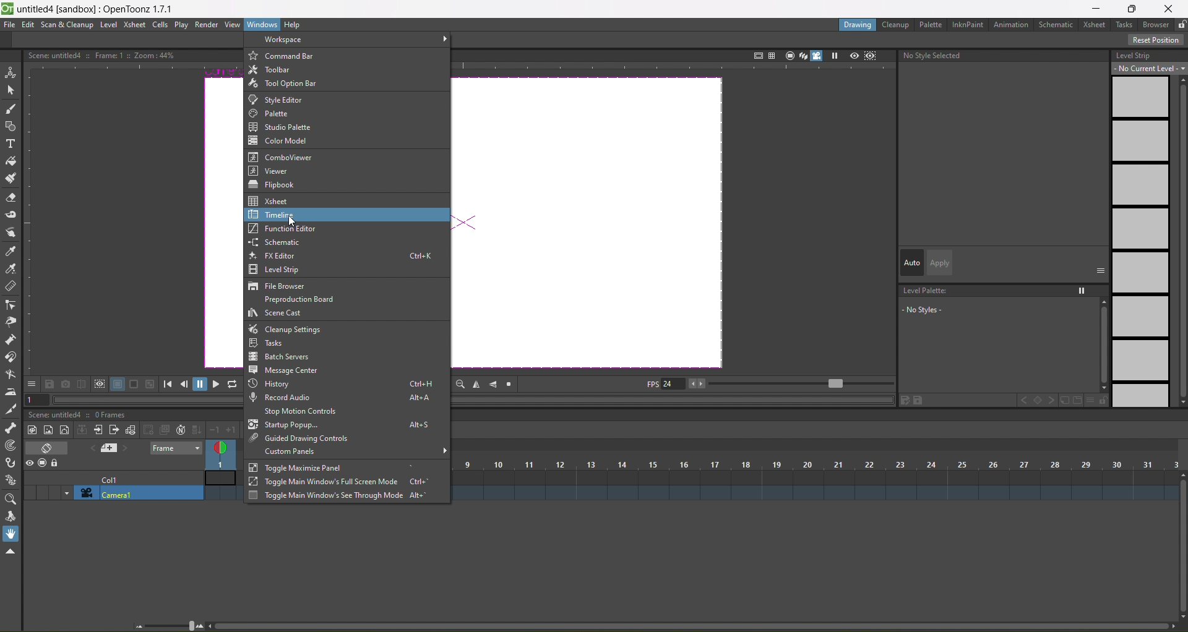 This screenshot has width=1188, height=632. I want to click on level strip, so click(1147, 226).